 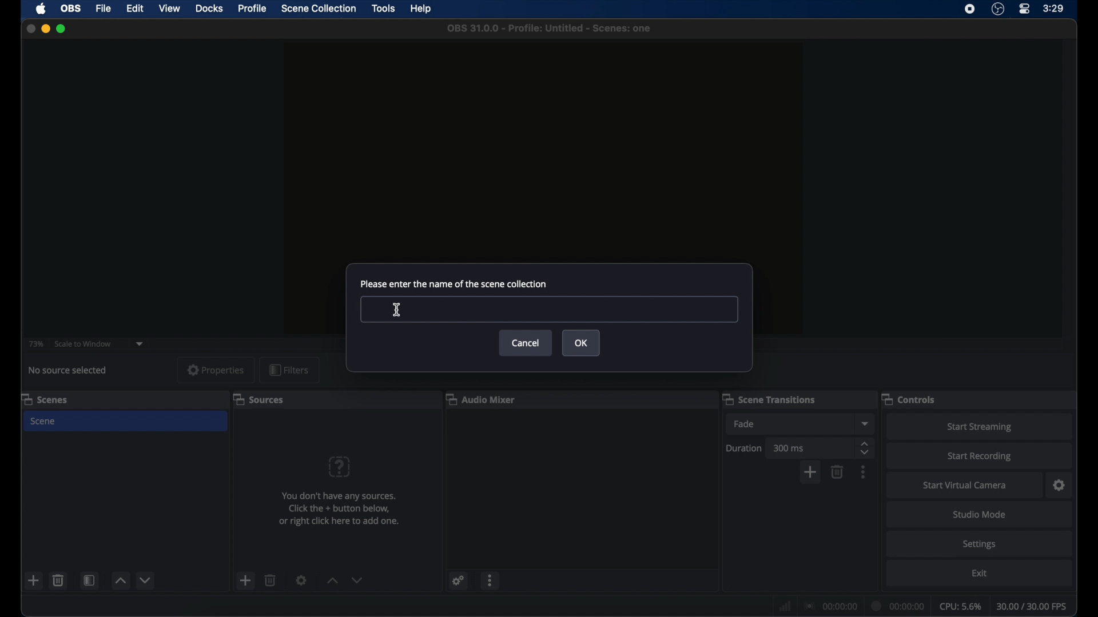 What do you see at coordinates (1055, 8) in the screenshot?
I see `time` at bounding box center [1055, 8].